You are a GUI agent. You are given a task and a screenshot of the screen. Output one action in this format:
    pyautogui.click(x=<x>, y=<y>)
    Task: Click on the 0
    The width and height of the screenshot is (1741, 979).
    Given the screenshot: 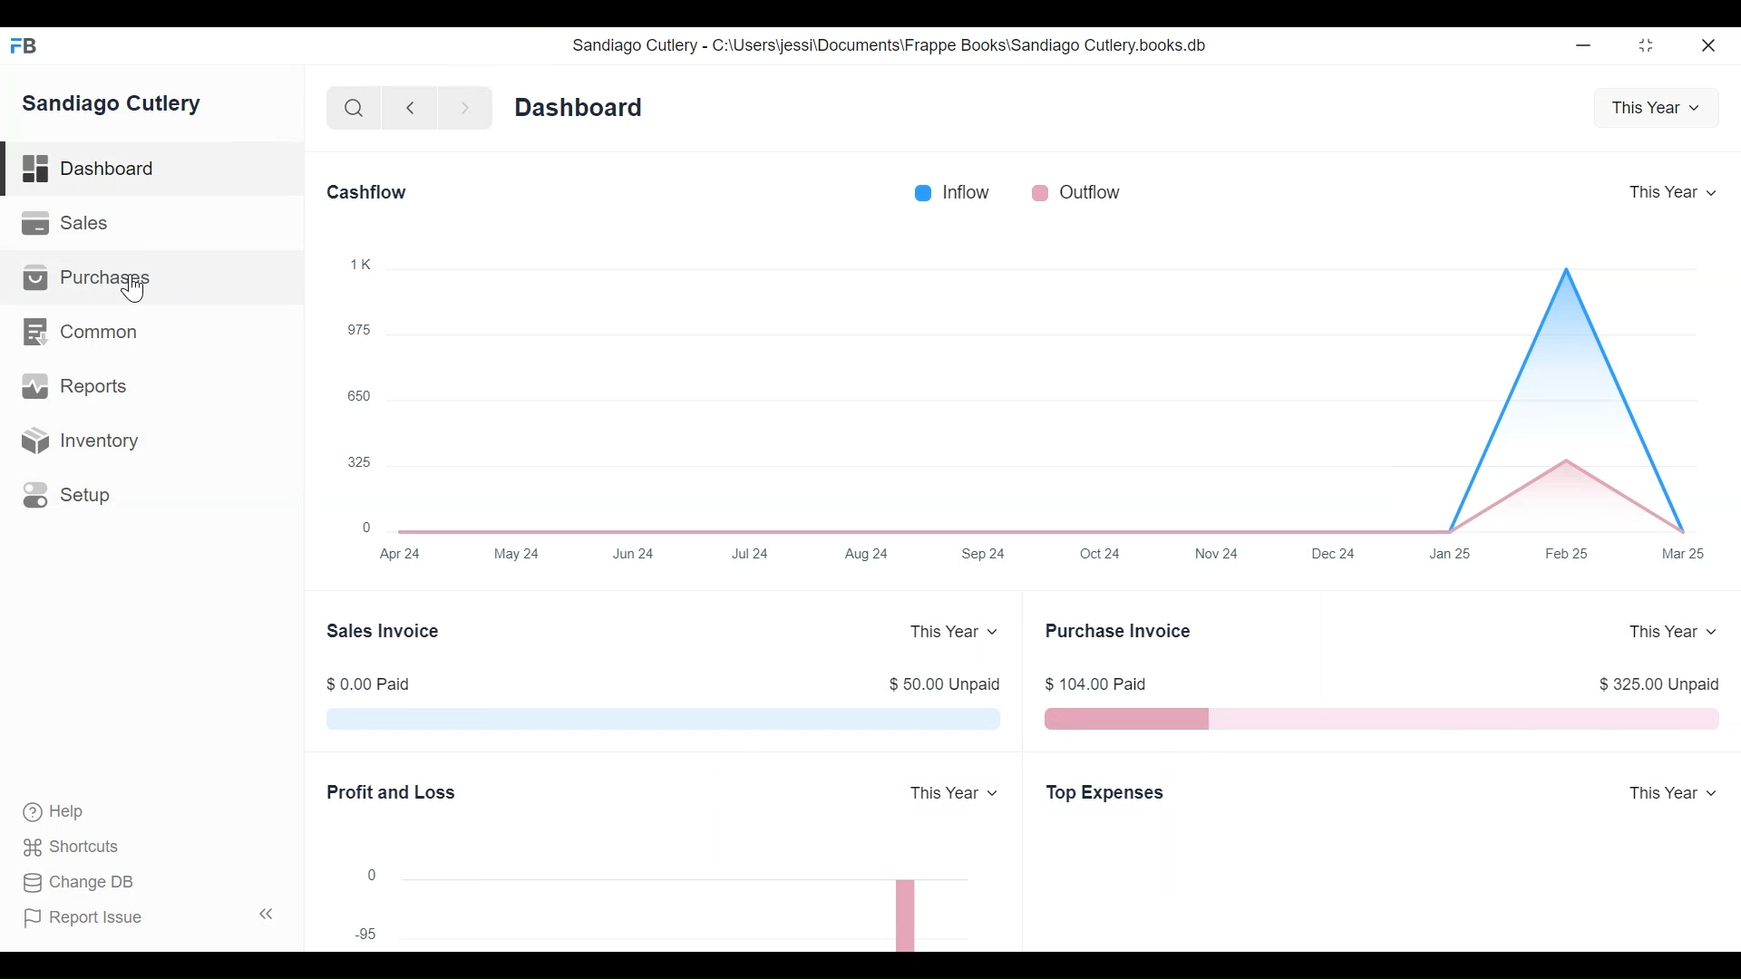 What is the action you would take?
    pyautogui.click(x=380, y=868)
    